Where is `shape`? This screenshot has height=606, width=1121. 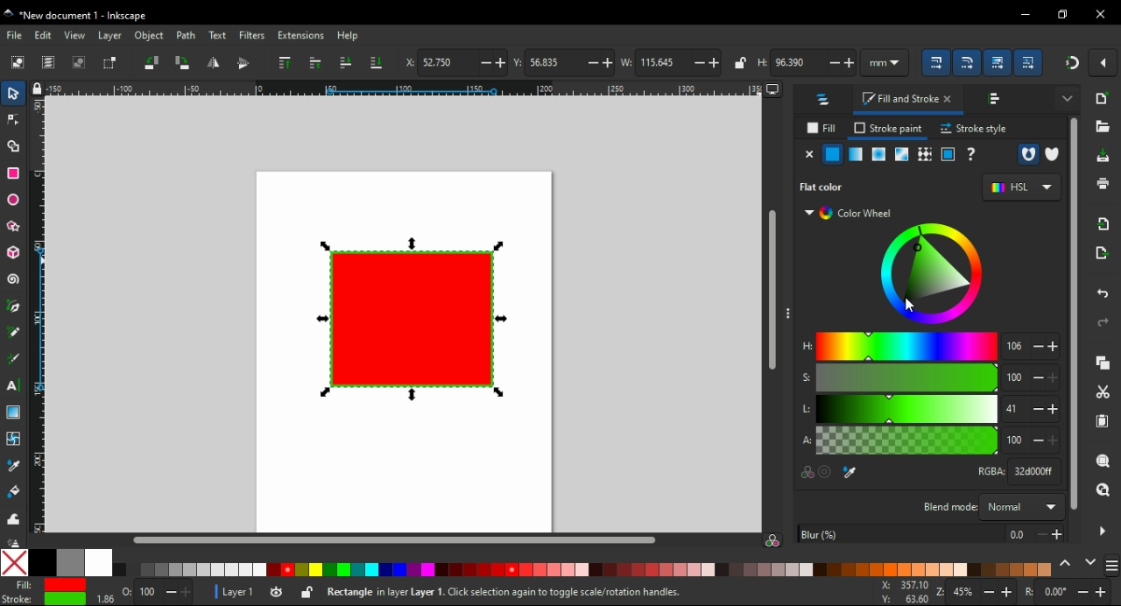 shape is located at coordinates (410, 318).